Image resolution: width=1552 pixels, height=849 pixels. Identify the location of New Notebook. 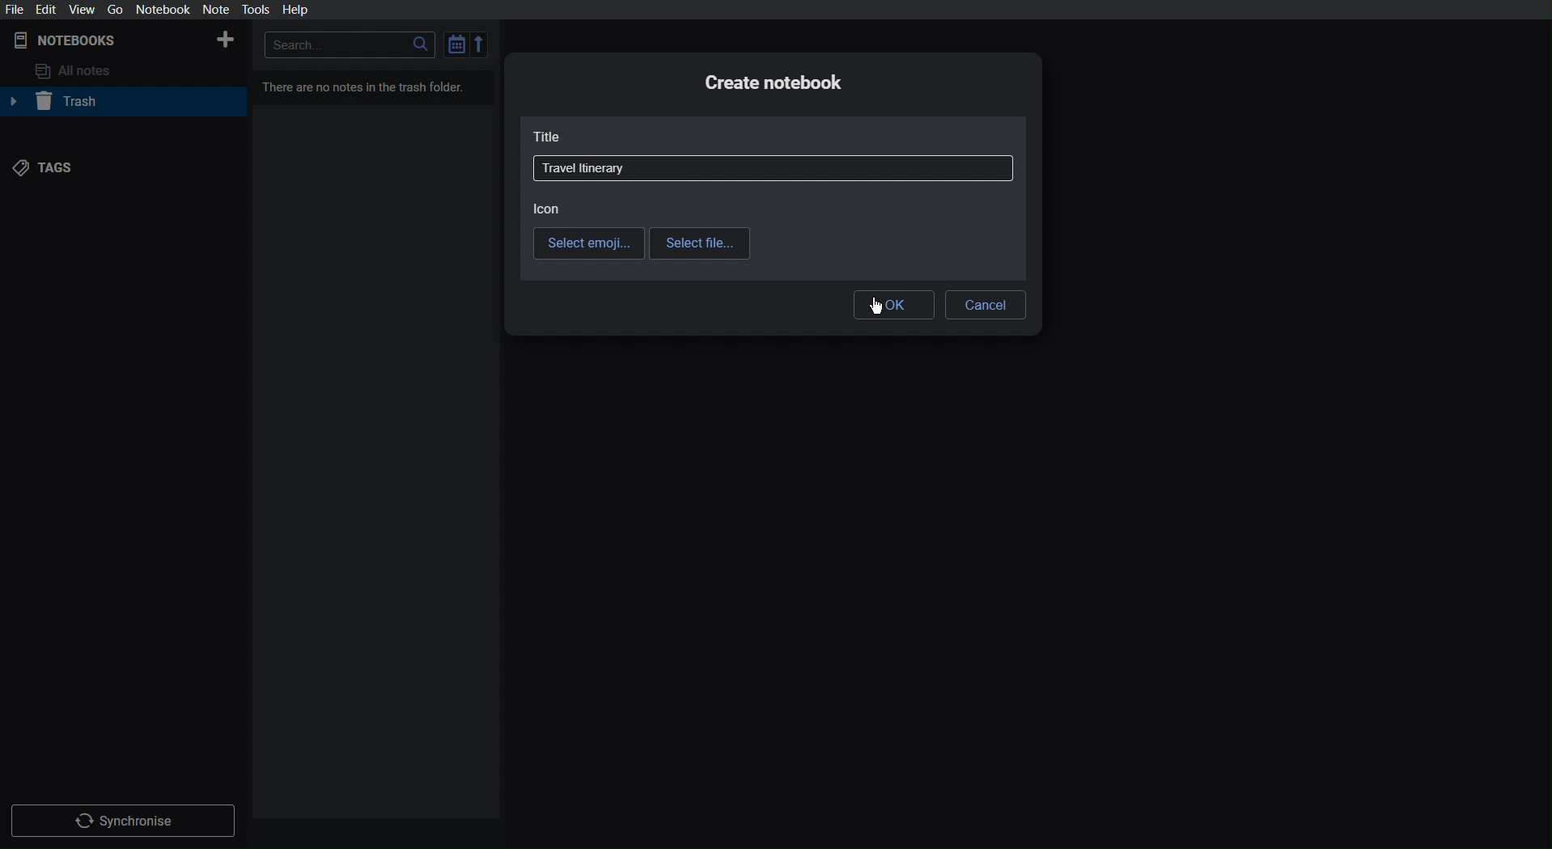
(224, 40).